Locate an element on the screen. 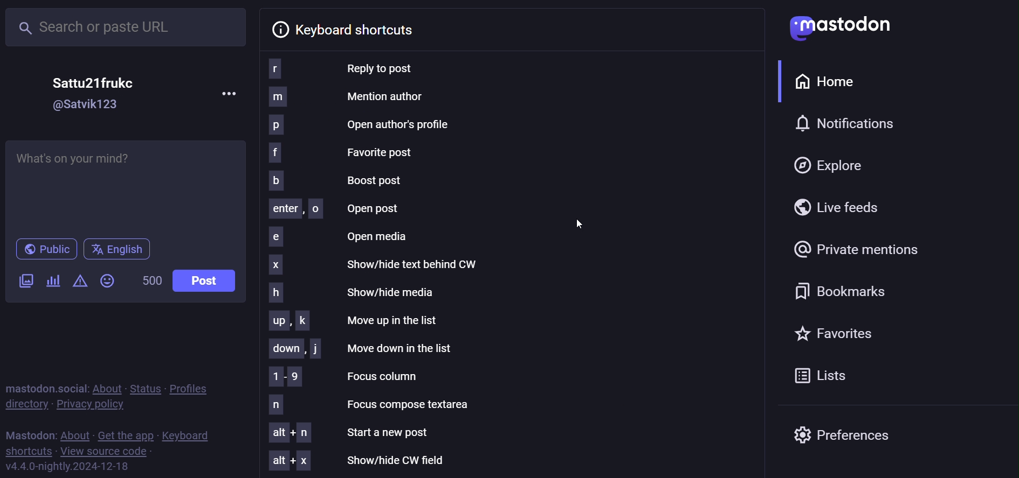 The image size is (1019, 478). focus compose textures is located at coordinates (385, 404).